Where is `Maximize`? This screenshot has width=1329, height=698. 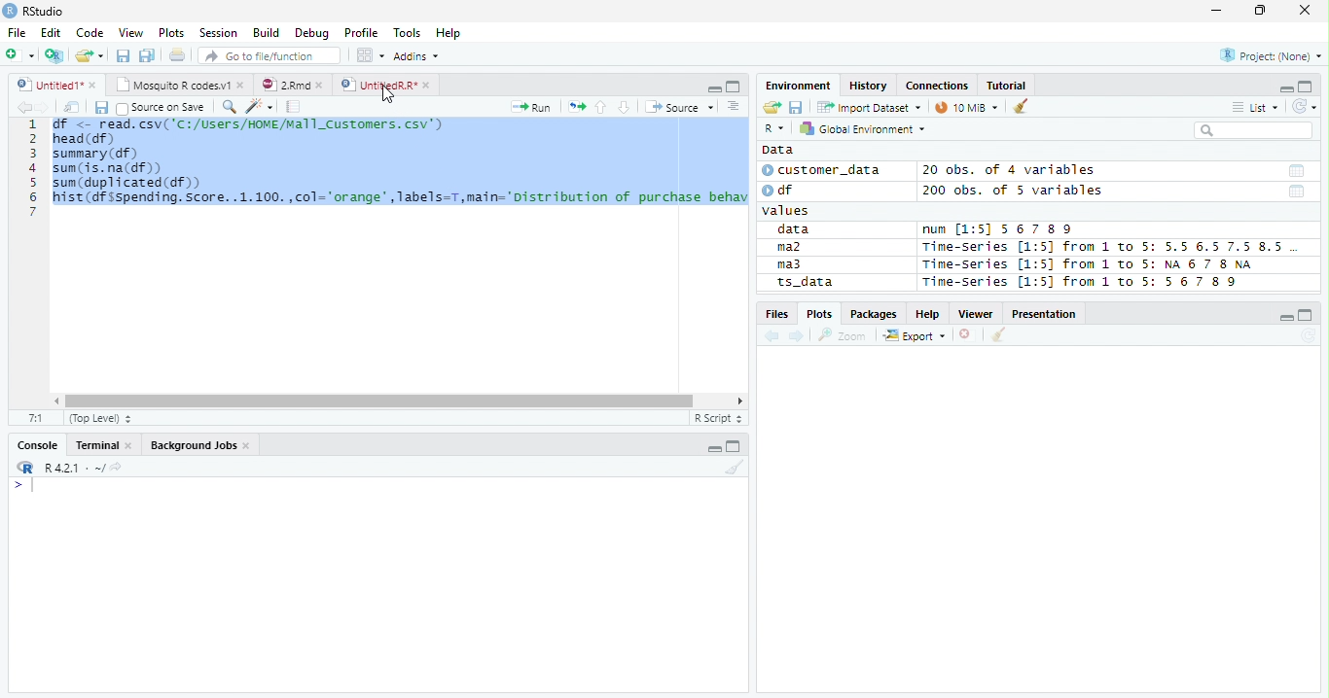
Maximize is located at coordinates (736, 447).